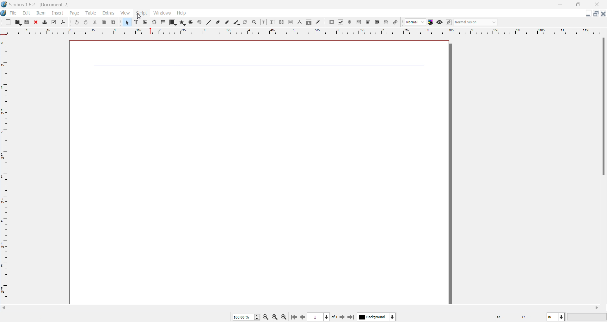  Describe the element at coordinates (448, 22) in the screenshot. I see `Edit in Preview mode` at that location.